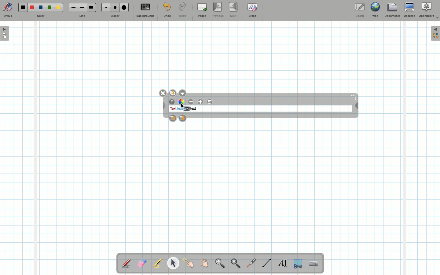  Describe the element at coordinates (211, 102) in the screenshot. I see `Alignment` at that location.